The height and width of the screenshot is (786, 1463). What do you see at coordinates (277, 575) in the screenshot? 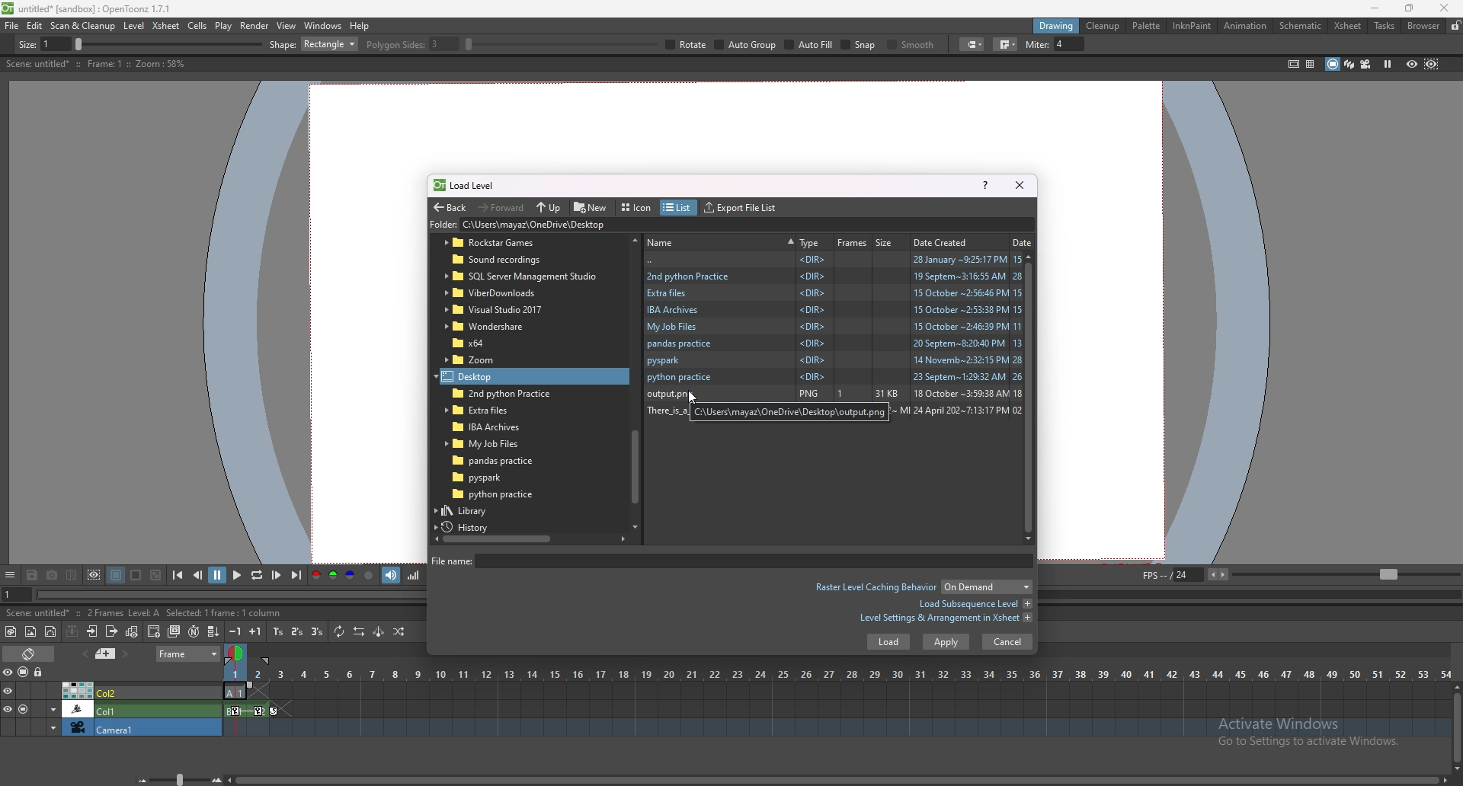
I see `next frame` at bounding box center [277, 575].